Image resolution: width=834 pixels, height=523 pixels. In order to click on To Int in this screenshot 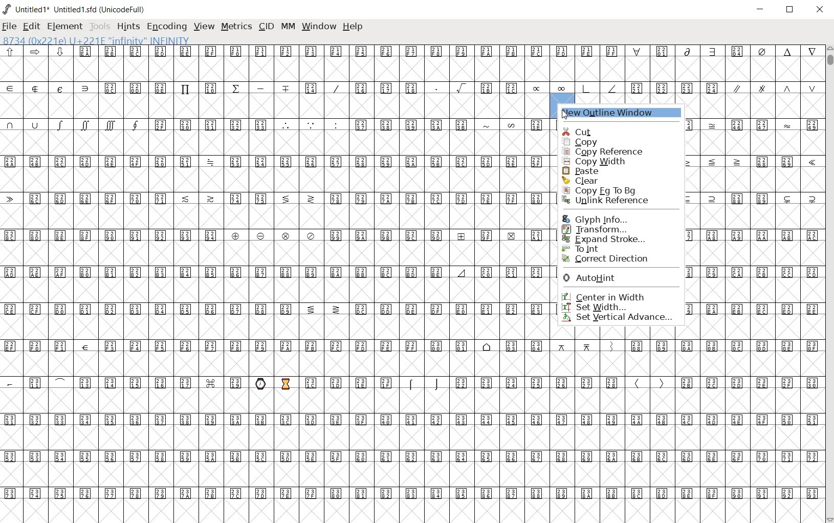, I will do `click(619, 248)`.